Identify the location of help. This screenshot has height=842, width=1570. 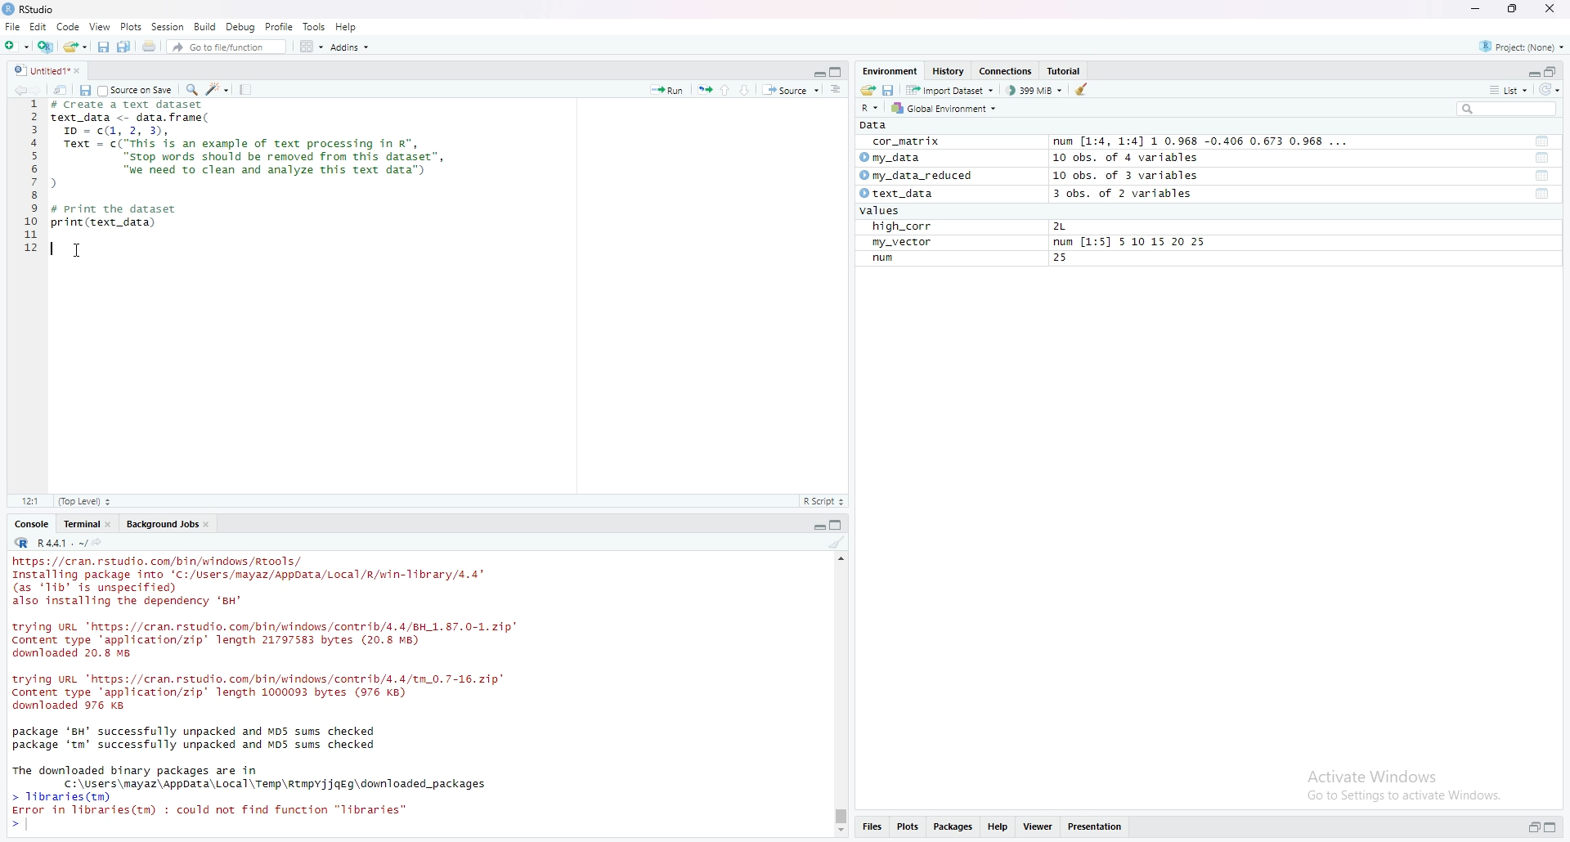
(347, 27).